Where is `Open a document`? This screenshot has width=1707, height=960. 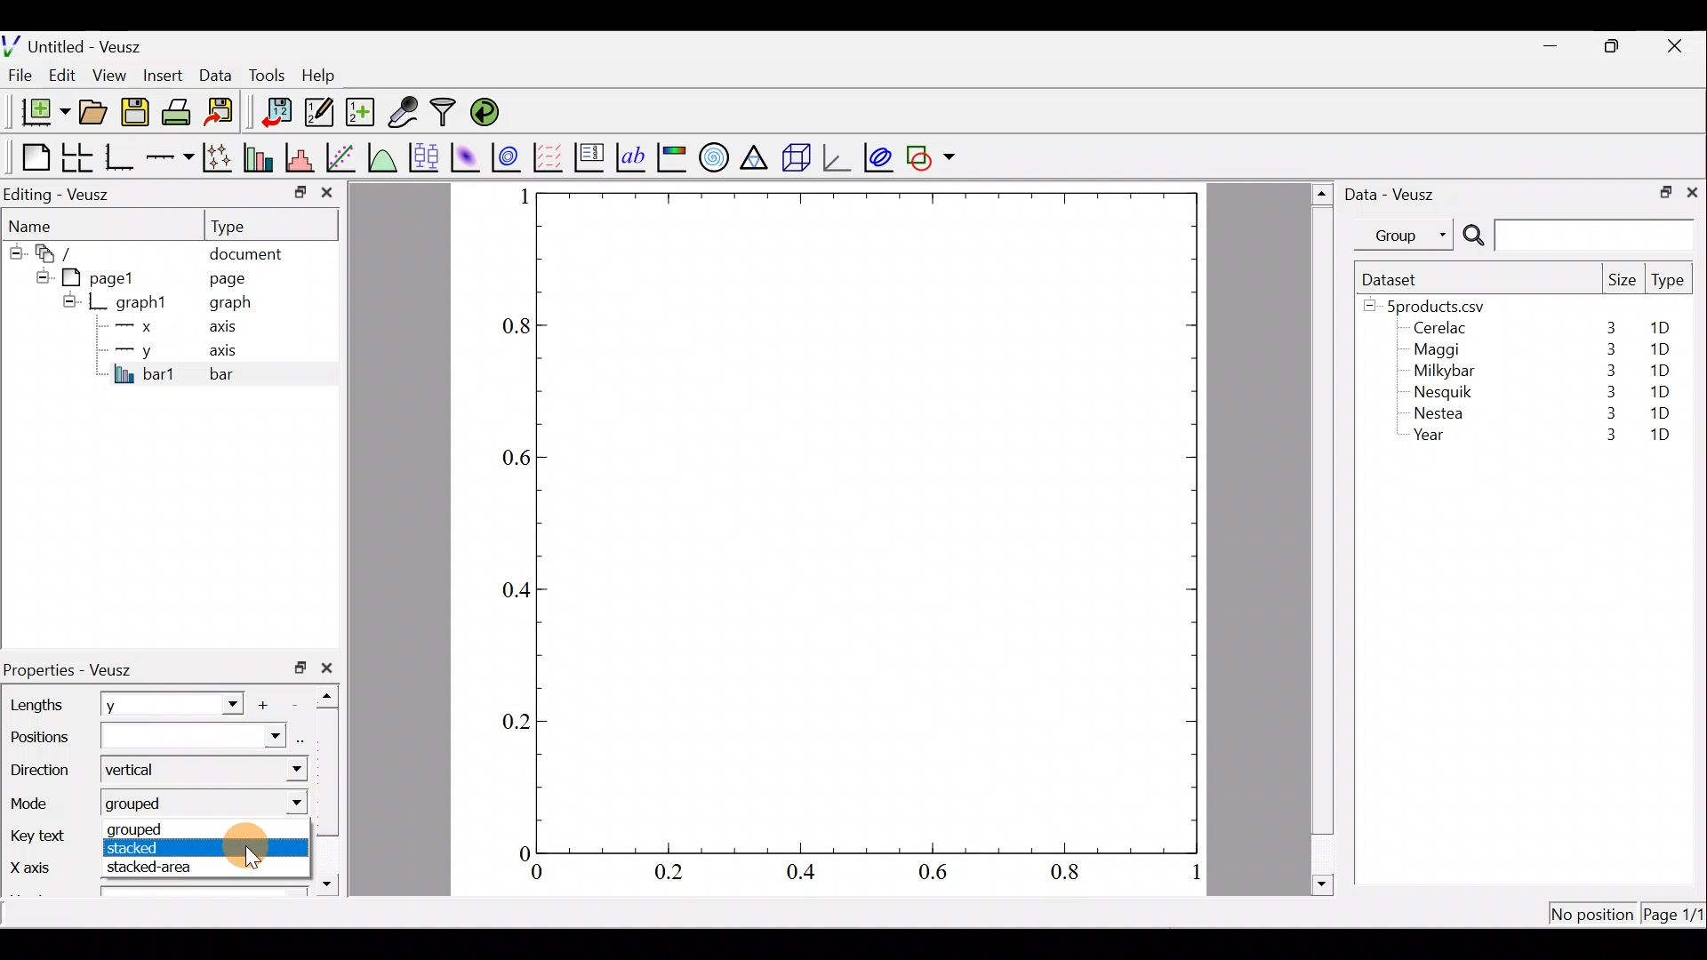
Open a document is located at coordinates (95, 114).